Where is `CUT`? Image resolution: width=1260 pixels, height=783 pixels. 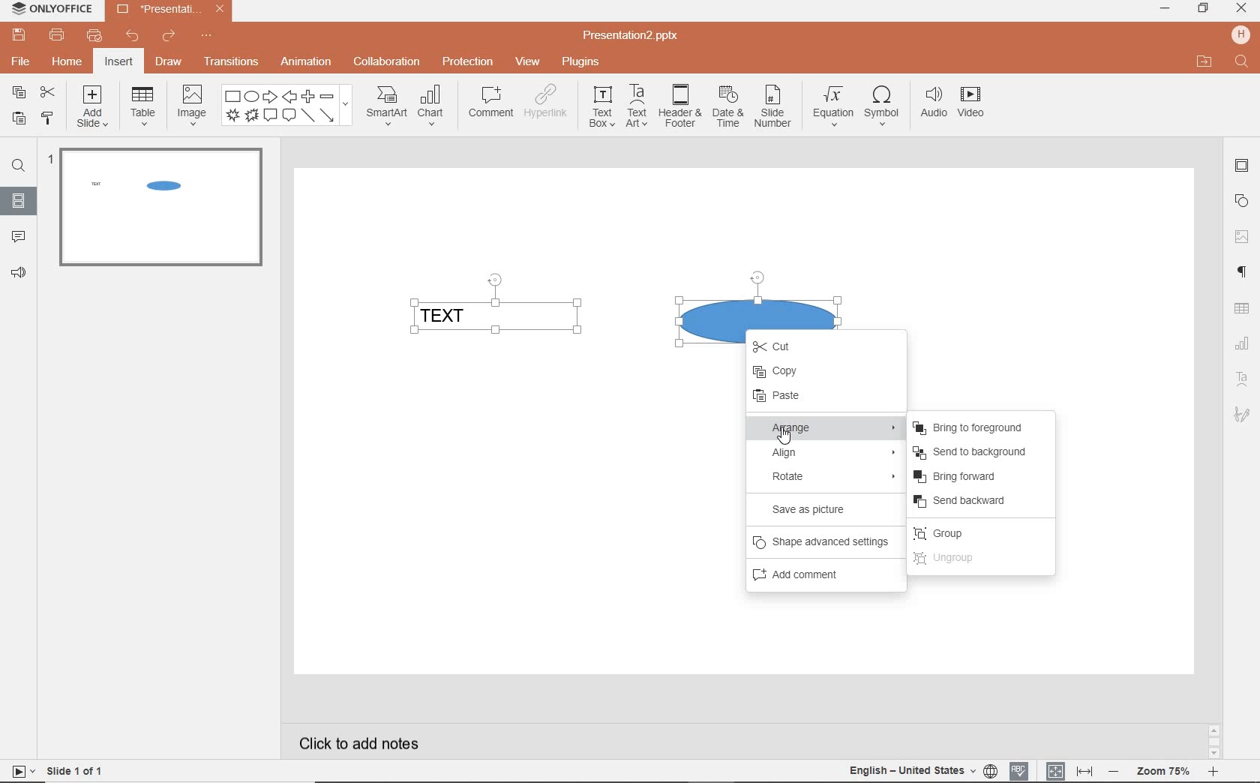 CUT is located at coordinates (782, 345).